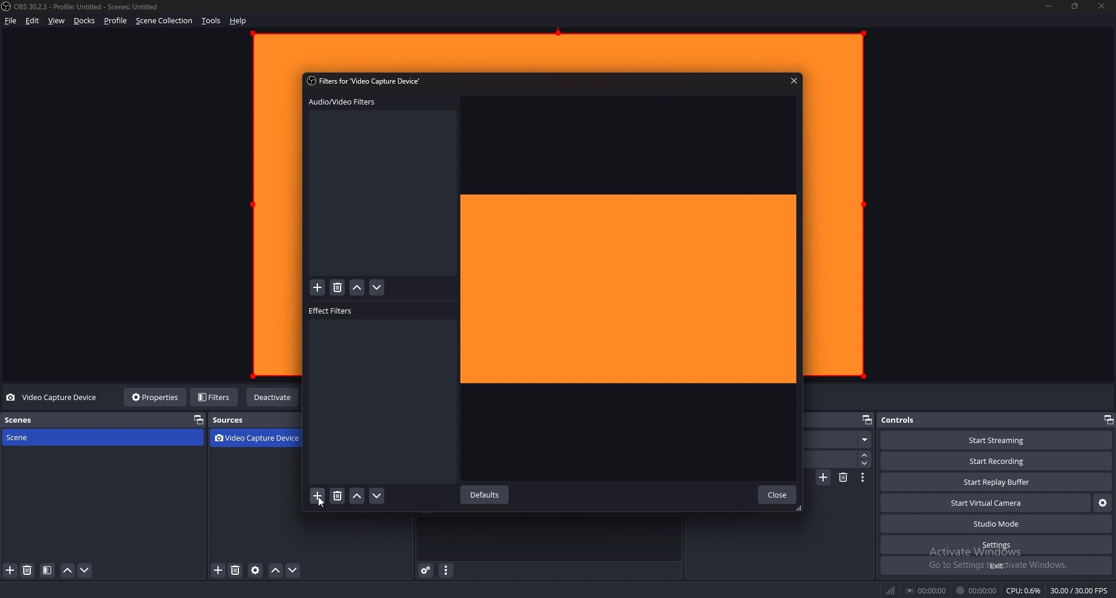 This screenshot has width=1116, height=598. Describe the element at coordinates (212, 21) in the screenshot. I see `tools` at that location.